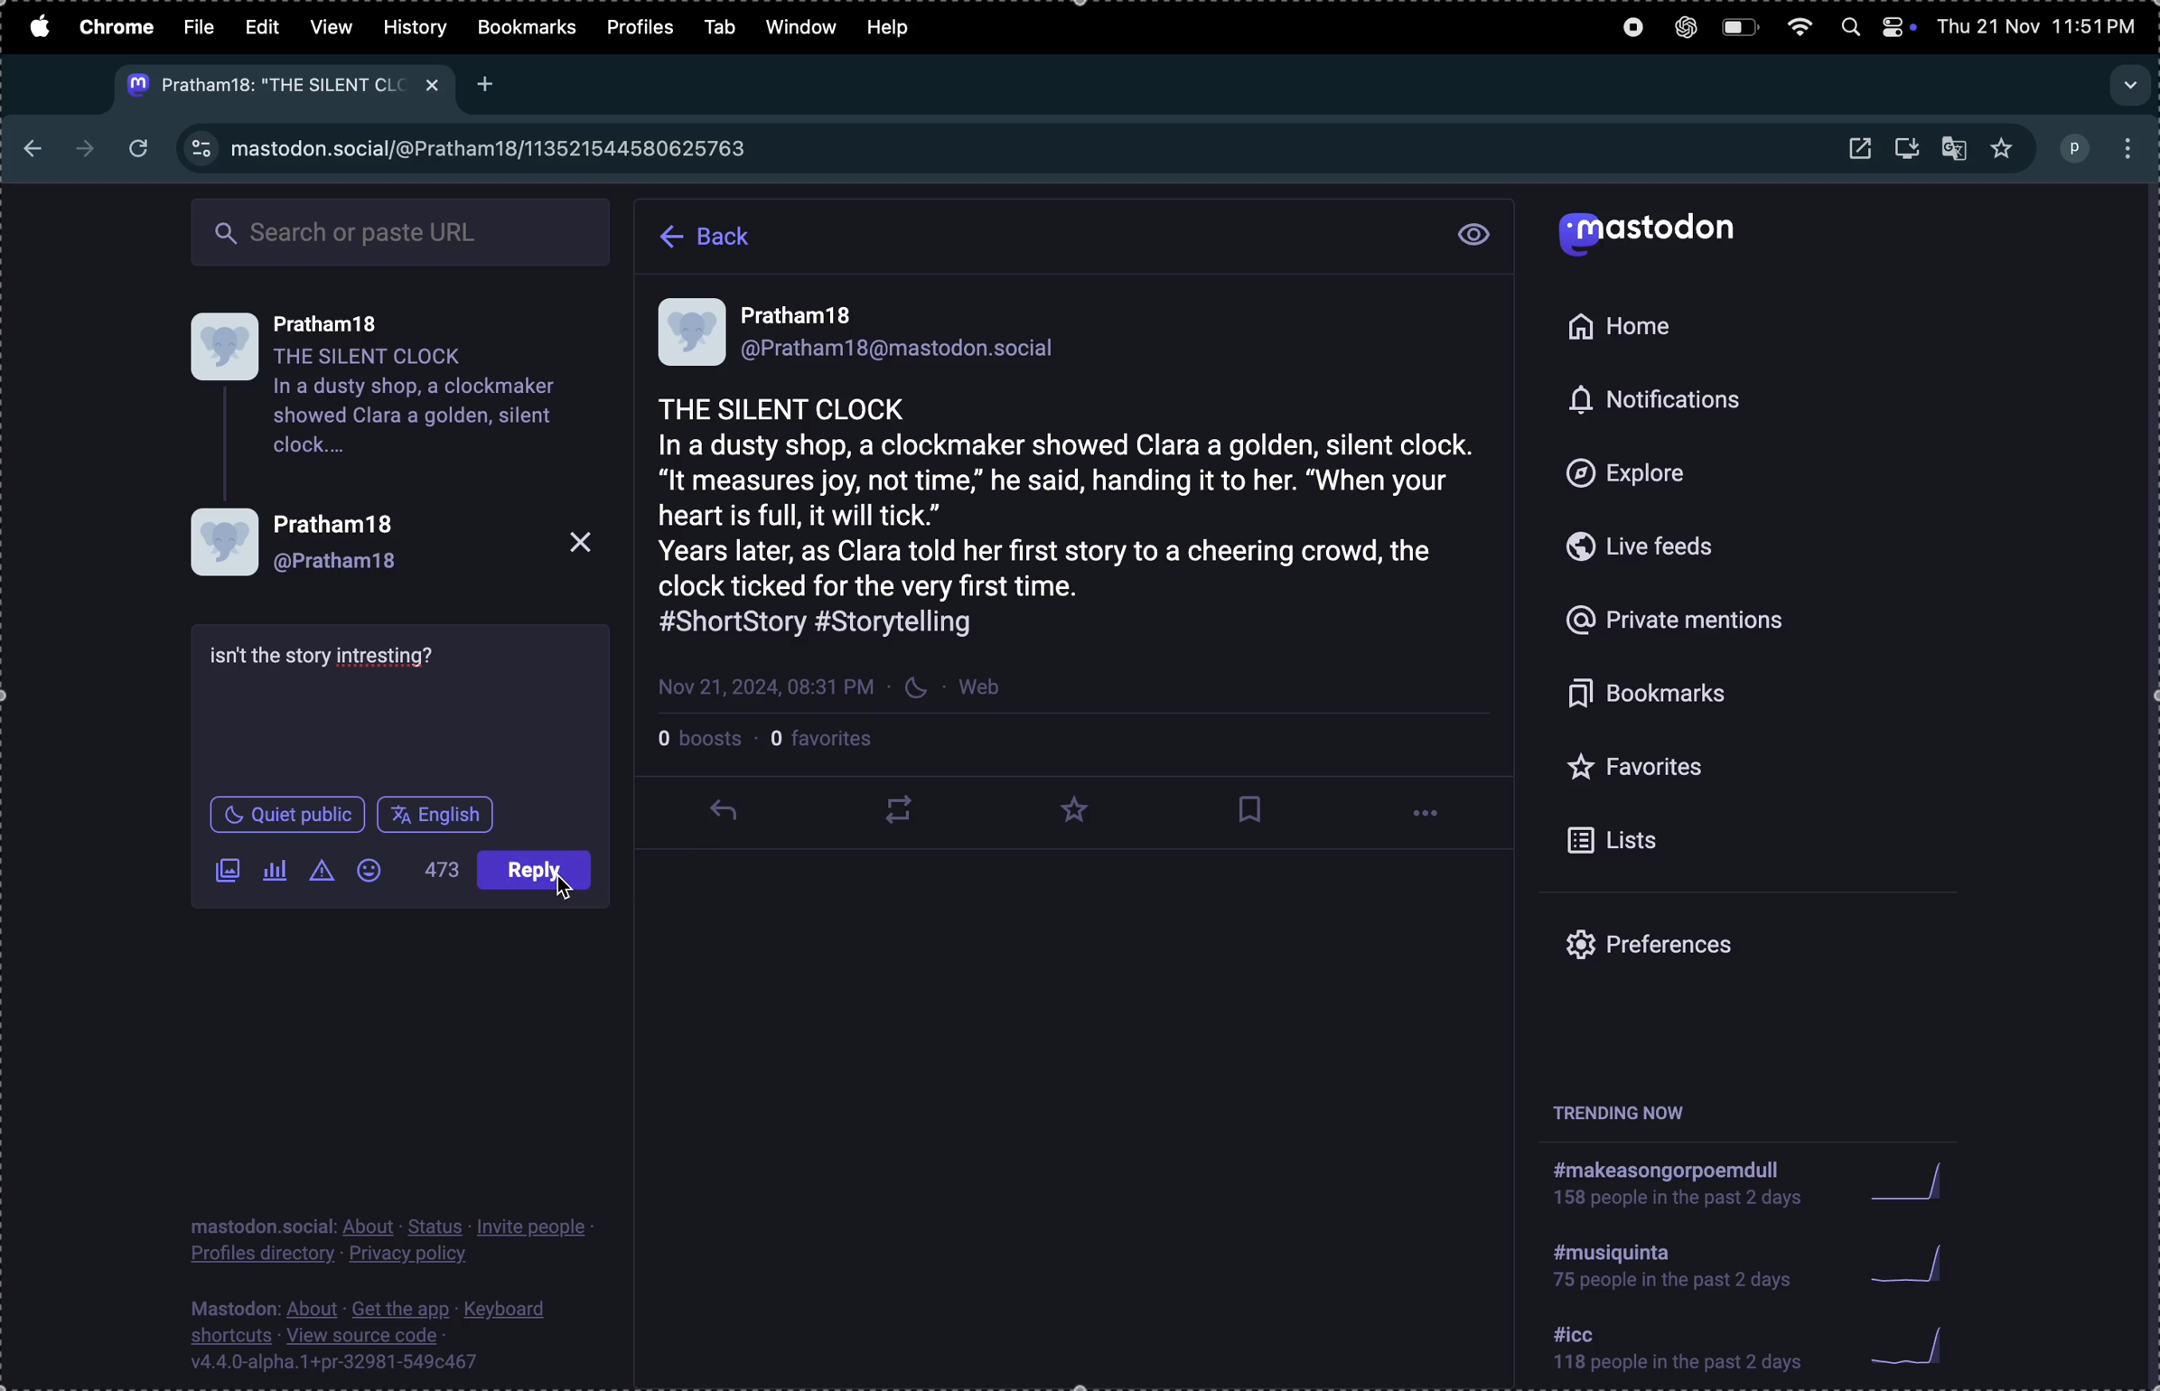 This screenshot has height=1391, width=2160. Describe the element at coordinates (832, 745) in the screenshot. I see `favourites` at that location.